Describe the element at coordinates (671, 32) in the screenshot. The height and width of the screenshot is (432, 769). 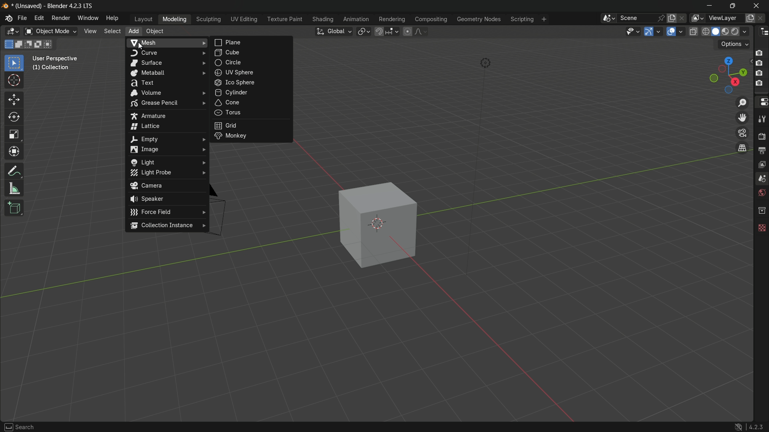
I see `show overlay` at that location.